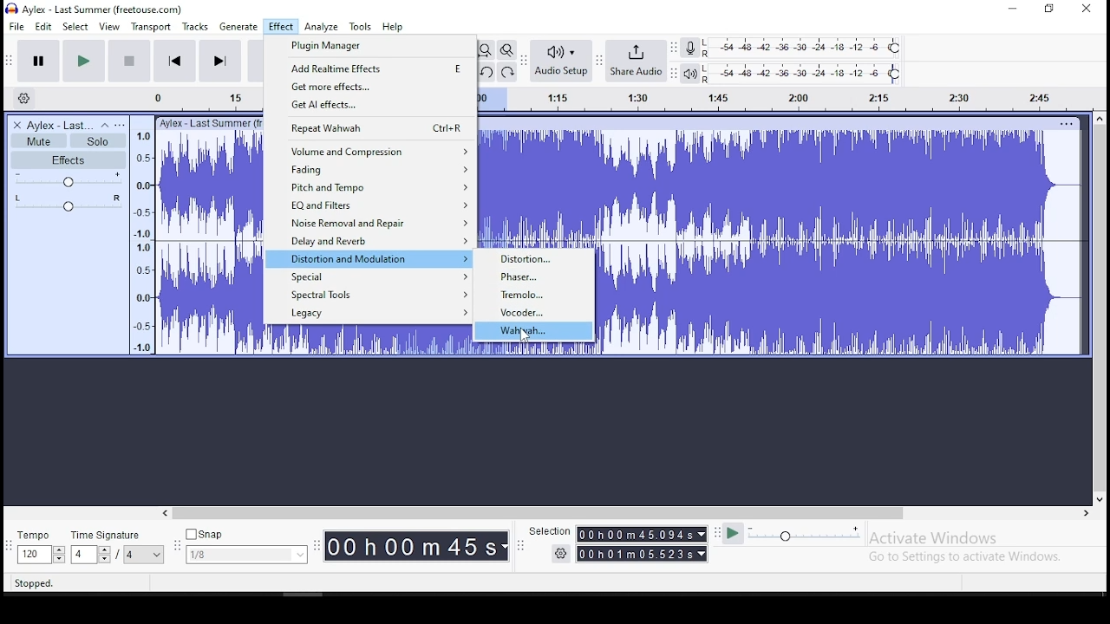 The height and width of the screenshot is (624, 1110). What do you see at coordinates (536, 296) in the screenshot?
I see `tremolo` at bounding box center [536, 296].